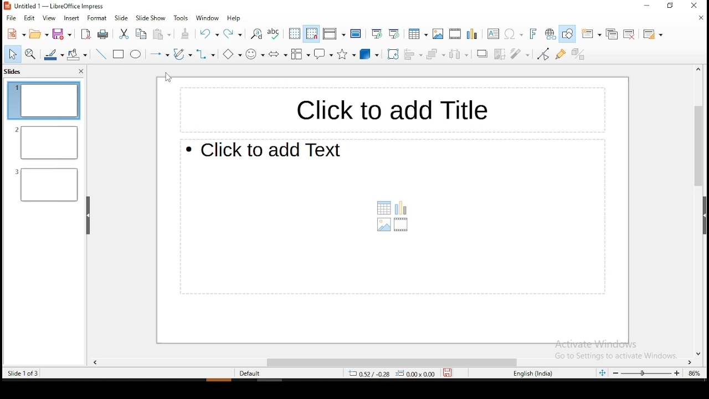  Describe the element at coordinates (448, 374) in the screenshot. I see `save` at that location.